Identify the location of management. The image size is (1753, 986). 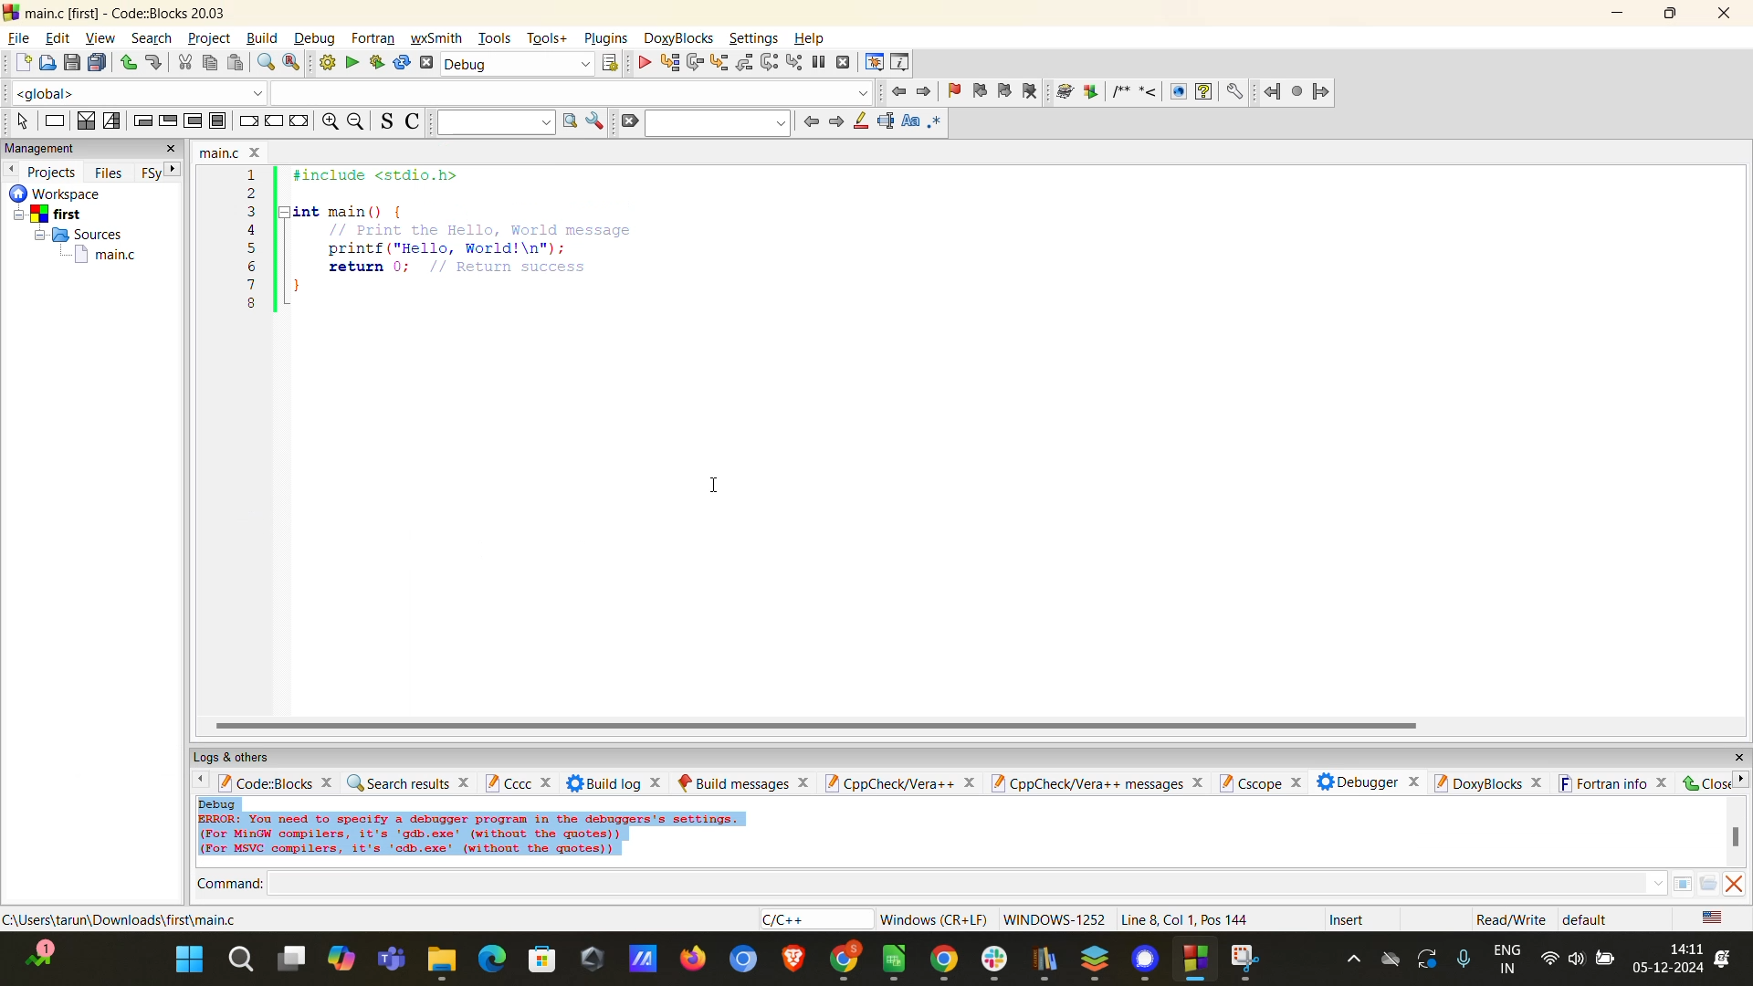
(97, 149).